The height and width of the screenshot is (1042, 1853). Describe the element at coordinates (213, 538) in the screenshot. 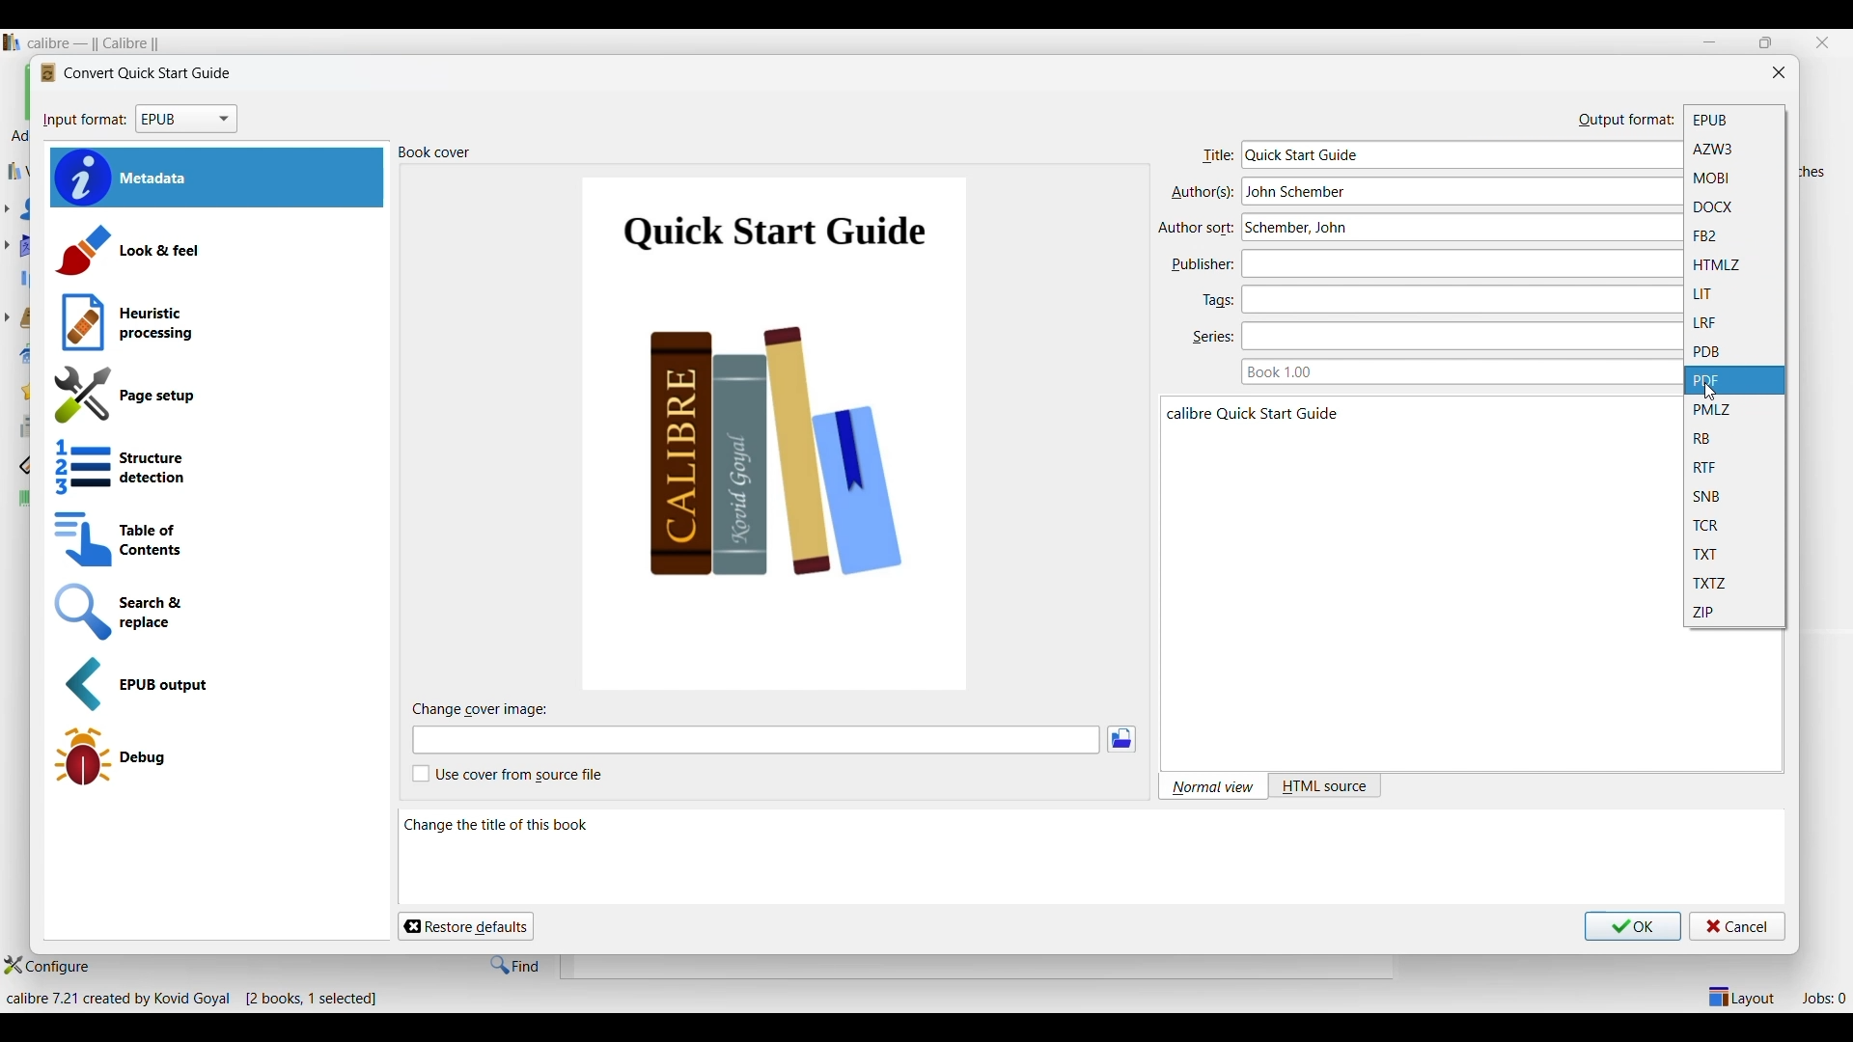

I see `Table of contents` at that location.